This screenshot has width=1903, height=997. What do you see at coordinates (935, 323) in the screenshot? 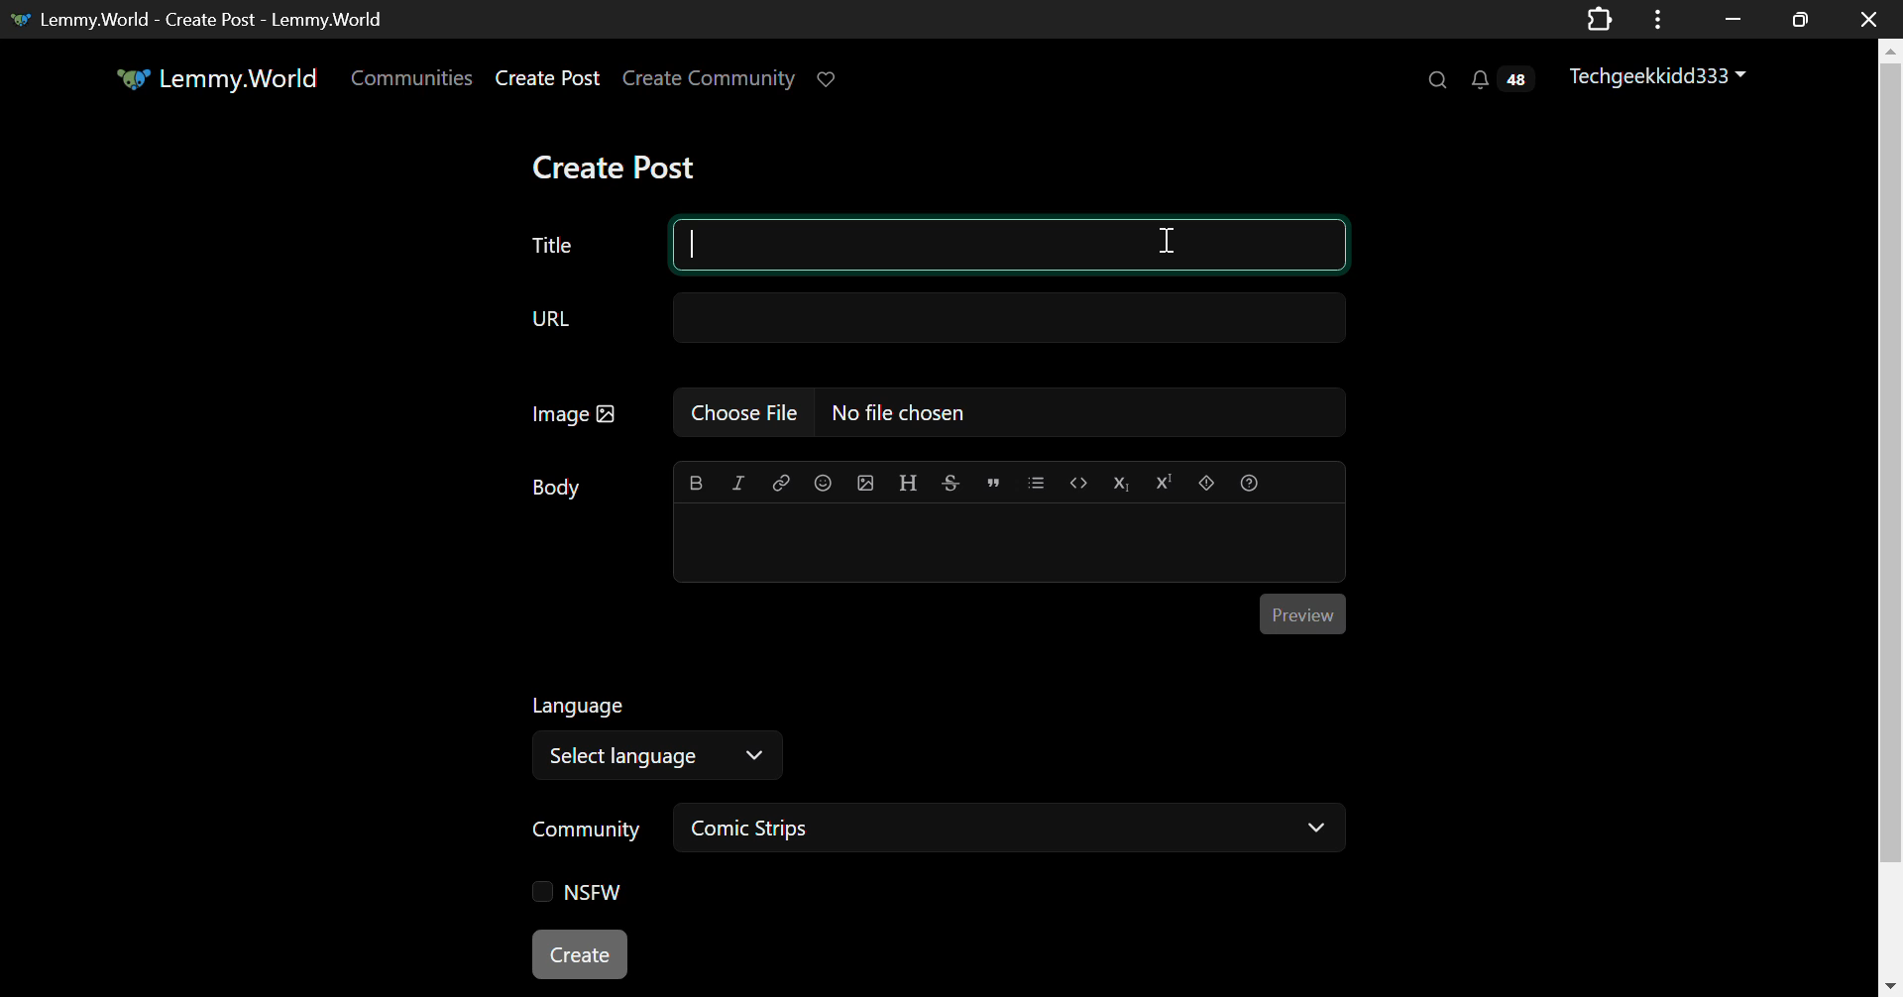
I see `URL` at bounding box center [935, 323].